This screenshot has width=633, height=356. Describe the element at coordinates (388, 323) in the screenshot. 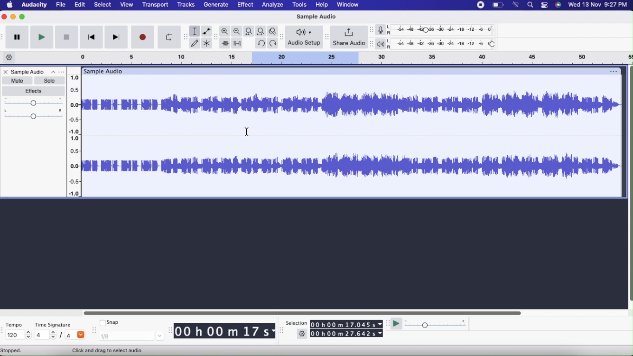

I see `move toolbar` at that location.